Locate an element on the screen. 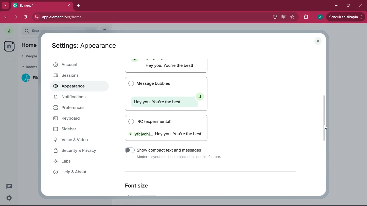 Image resolution: width=367 pixels, height=206 pixels. show compact is located at coordinates (169, 155).